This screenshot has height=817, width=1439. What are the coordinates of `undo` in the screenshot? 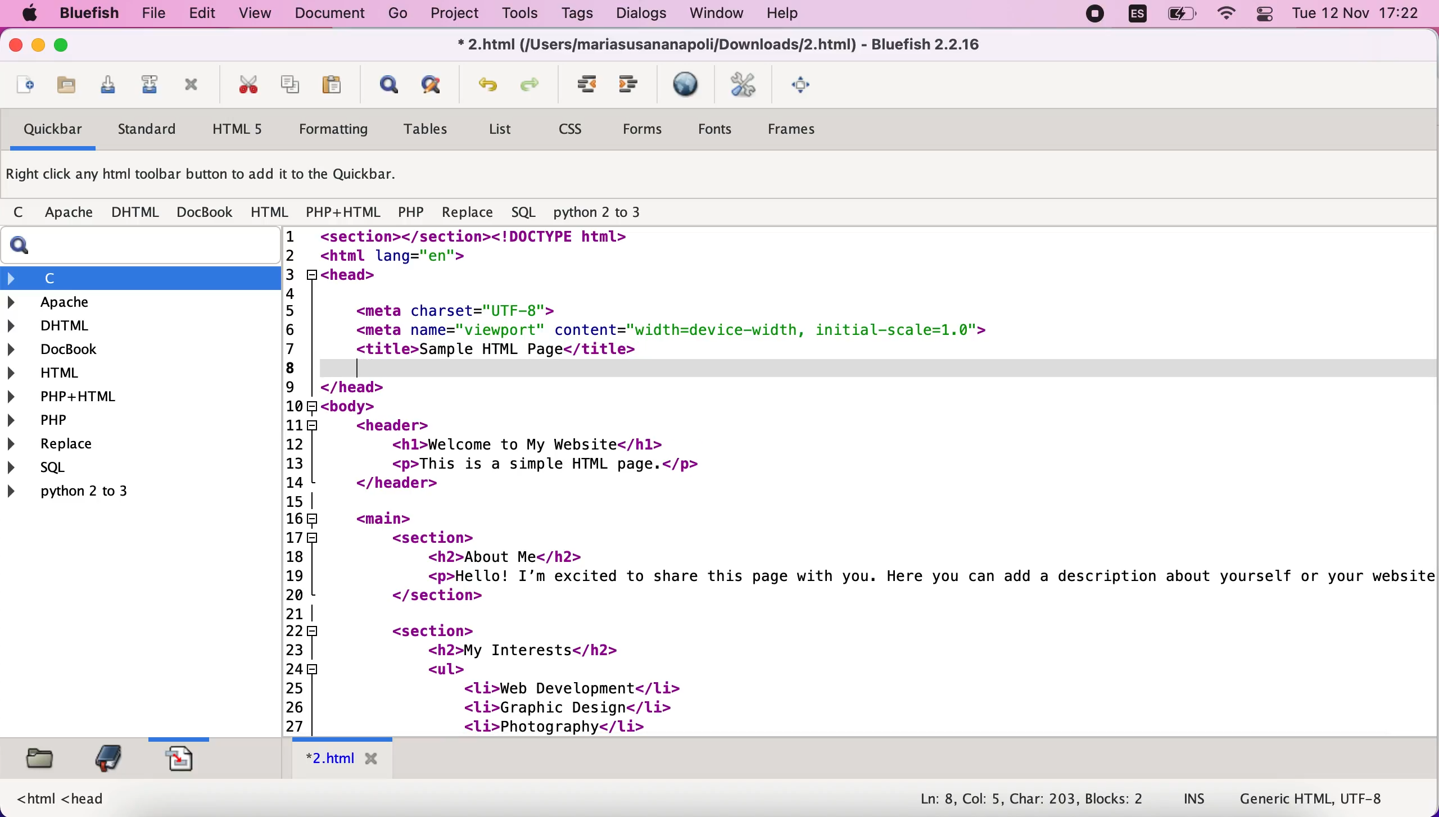 It's located at (488, 82).